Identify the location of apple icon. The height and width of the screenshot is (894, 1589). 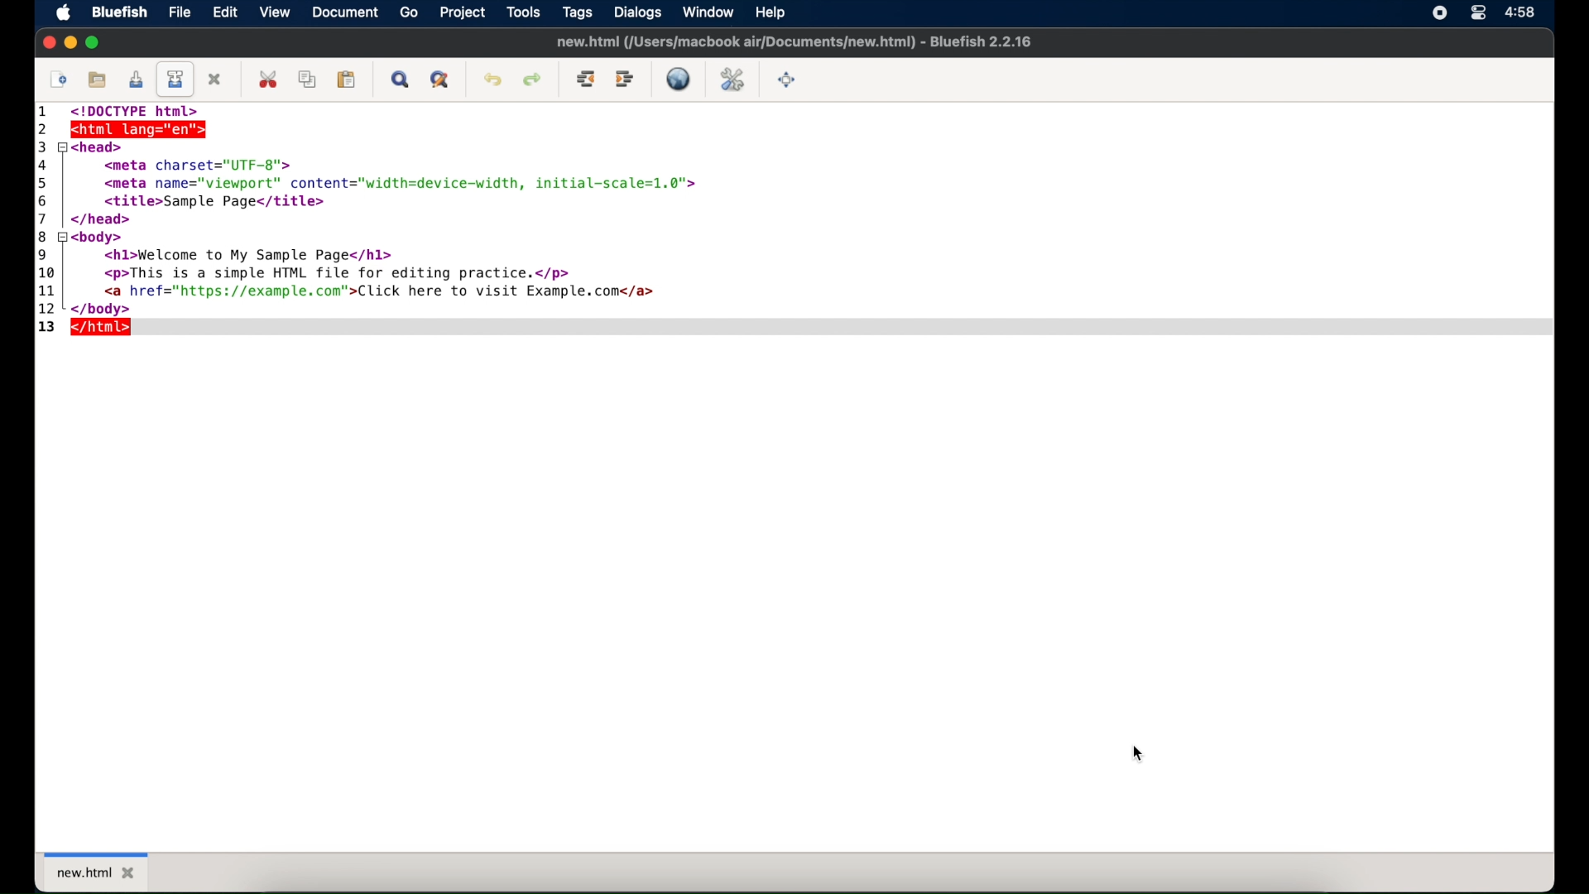
(63, 13).